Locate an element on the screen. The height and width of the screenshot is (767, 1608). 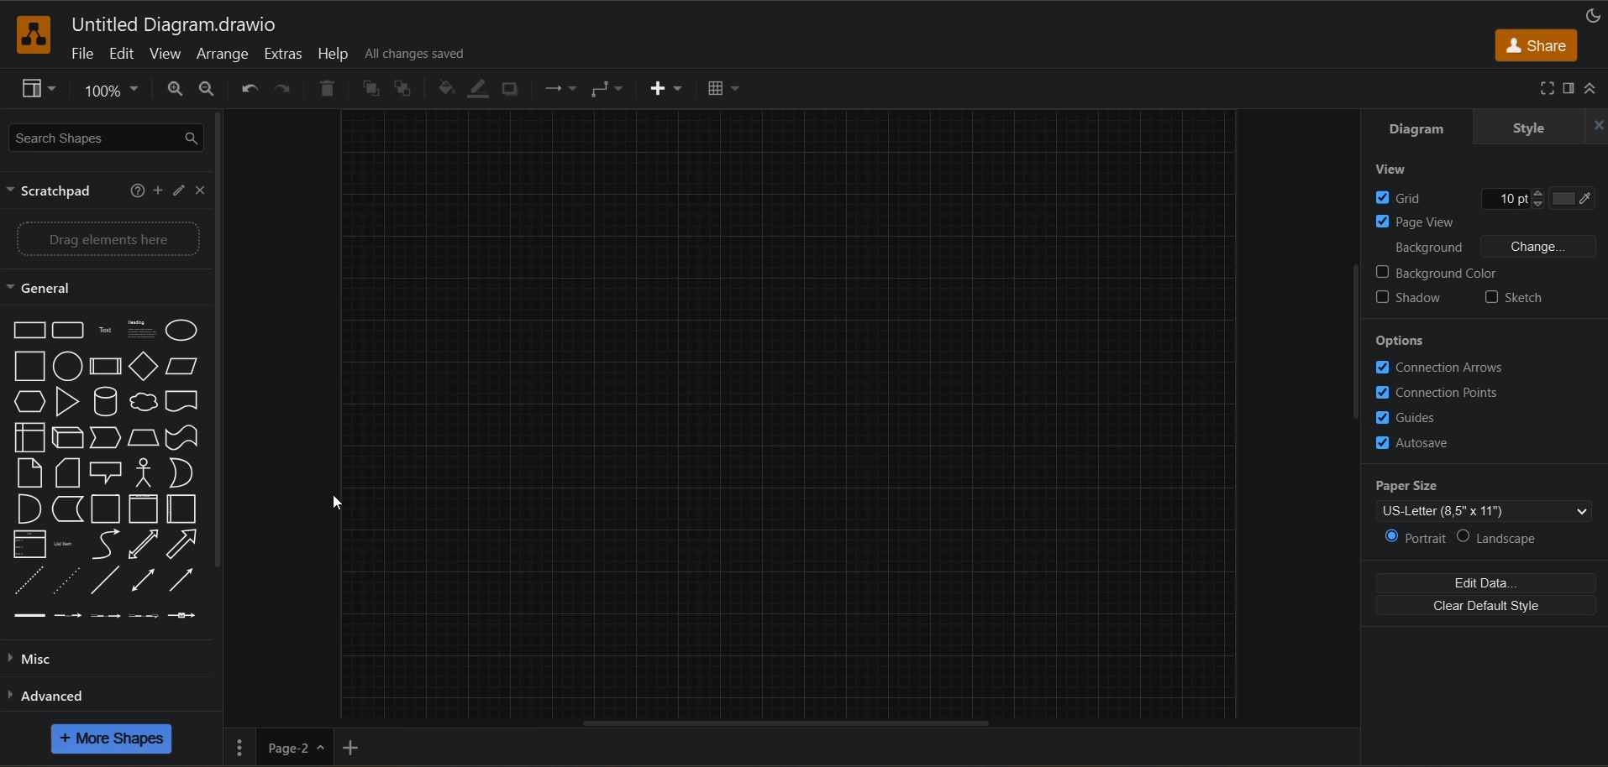
general is located at coordinates (50, 287).